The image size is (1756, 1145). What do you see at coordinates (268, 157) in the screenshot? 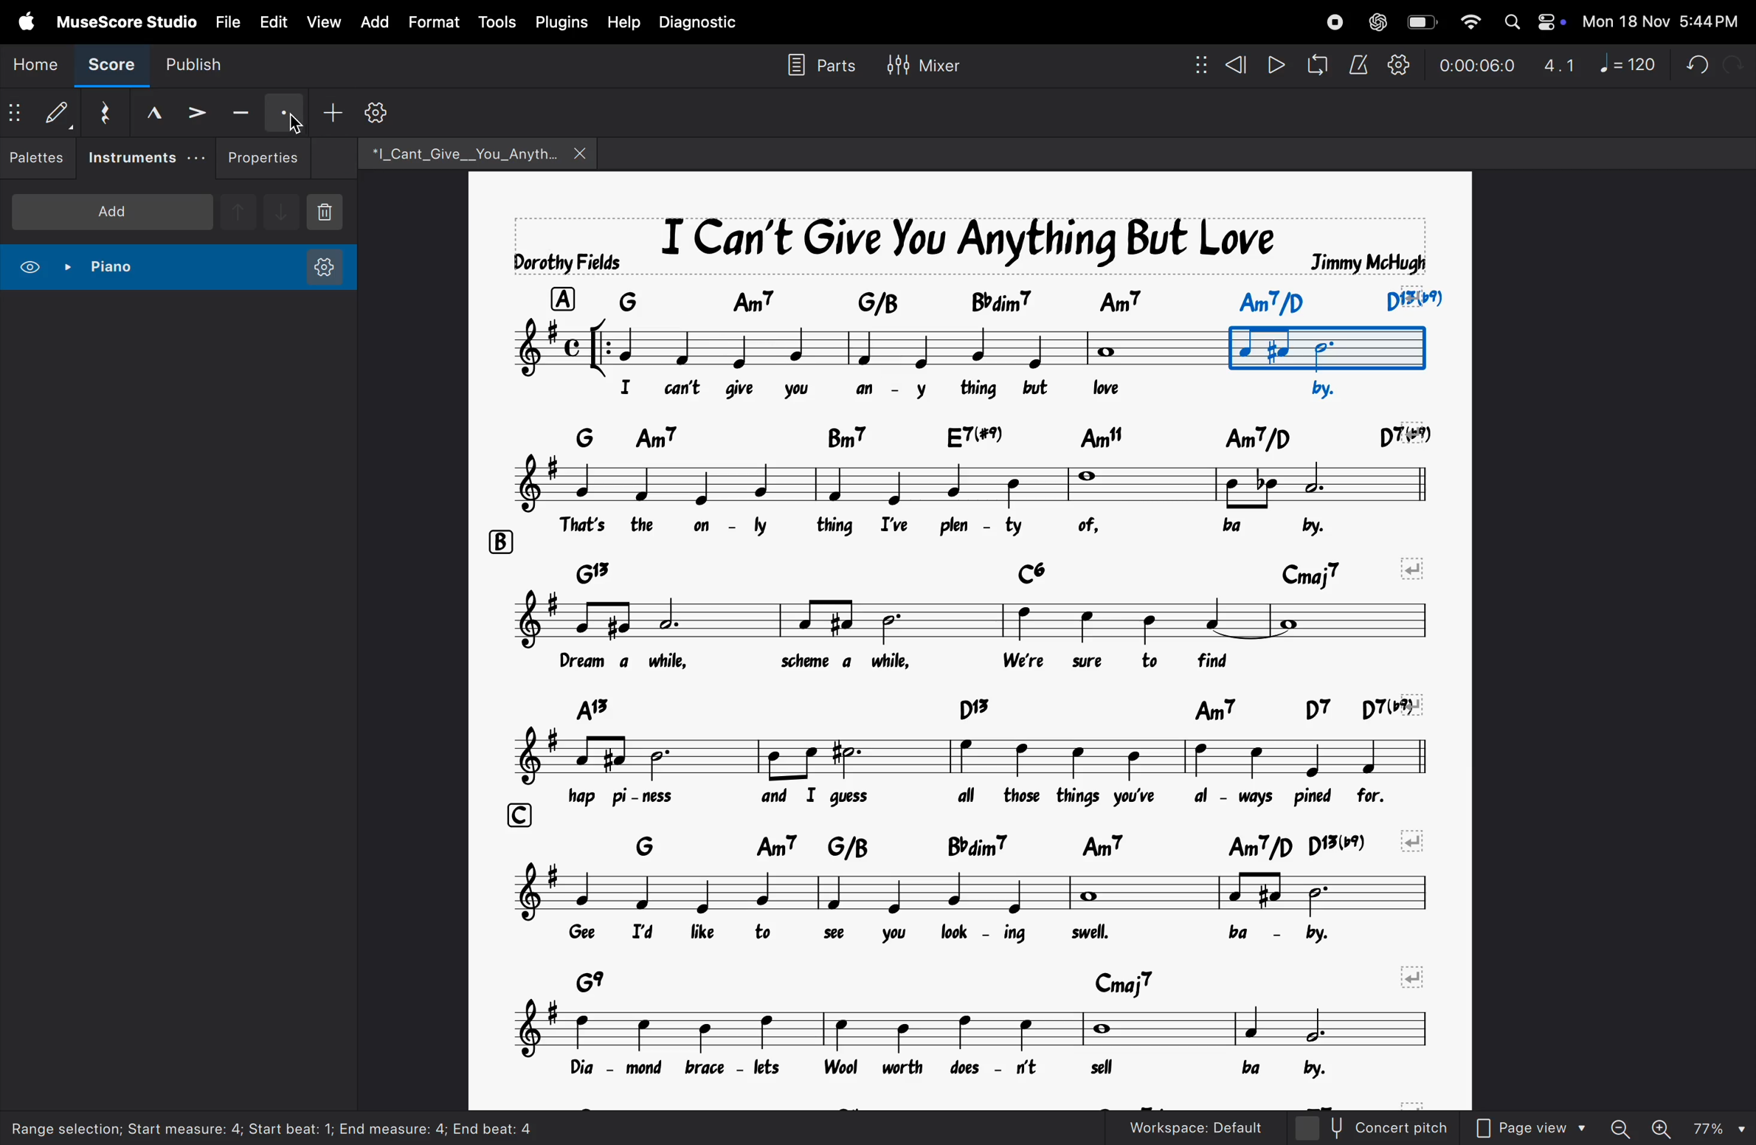
I see `properties` at bounding box center [268, 157].